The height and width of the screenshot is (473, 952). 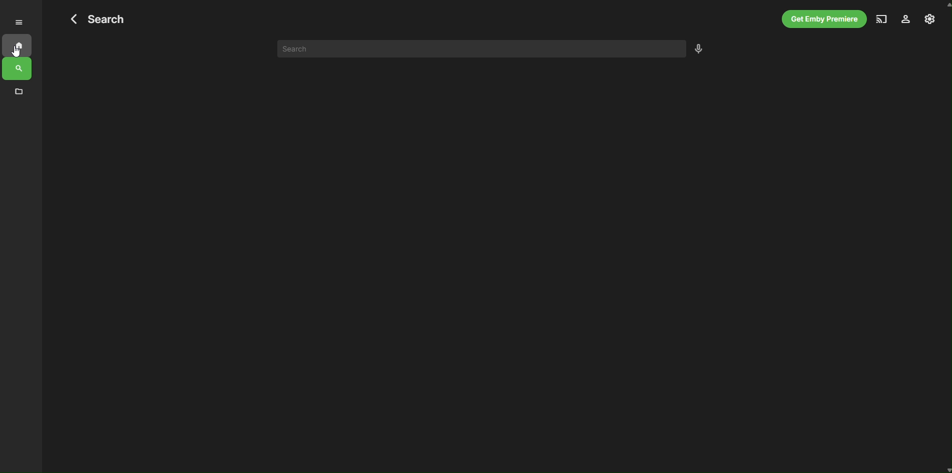 What do you see at coordinates (19, 92) in the screenshot?
I see `Files` at bounding box center [19, 92].